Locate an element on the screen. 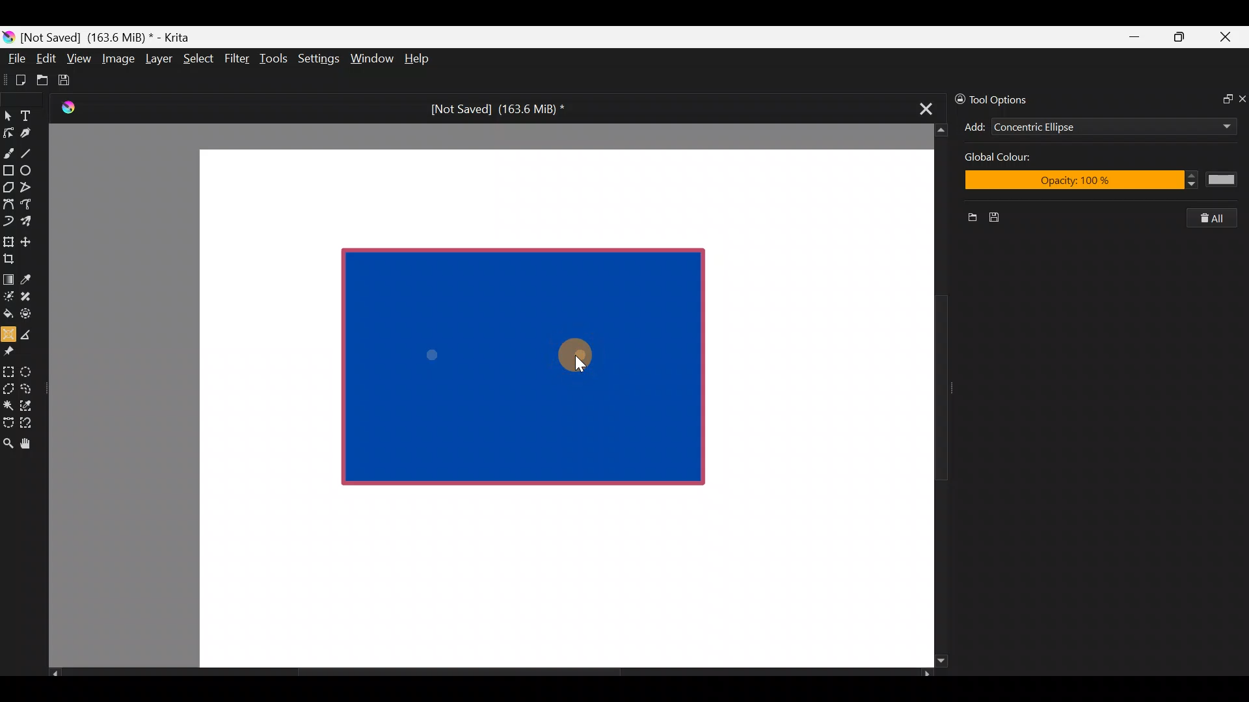  Colourise mask tool is located at coordinates (8, 294).